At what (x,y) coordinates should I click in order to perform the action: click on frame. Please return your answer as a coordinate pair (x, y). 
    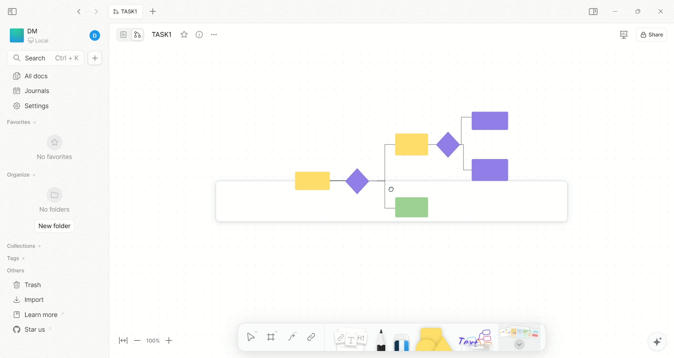
    Looking at the image, I should click on (275, 338).